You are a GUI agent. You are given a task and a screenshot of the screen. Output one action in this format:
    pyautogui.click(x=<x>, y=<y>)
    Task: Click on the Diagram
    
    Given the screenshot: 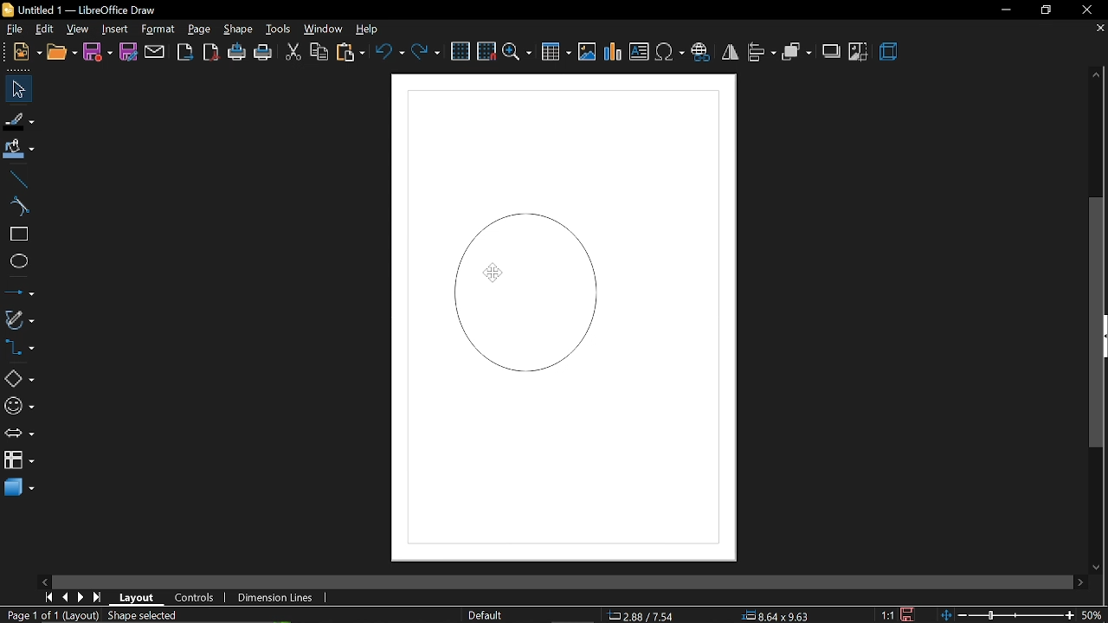 What is the action you would take?
    pyautogui.click(x=532, y=288)
    